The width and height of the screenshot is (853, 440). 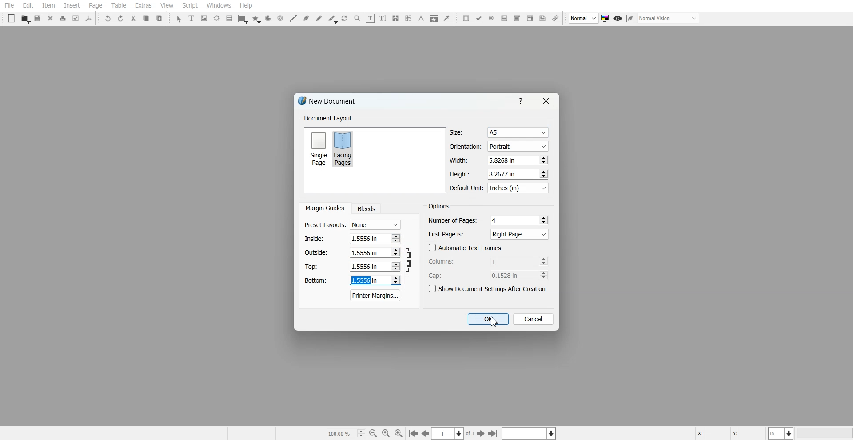 What do you see at coordinates (363, 252) in the screenshot?
I see `1.5556 in` at bounding box center [363, 252].